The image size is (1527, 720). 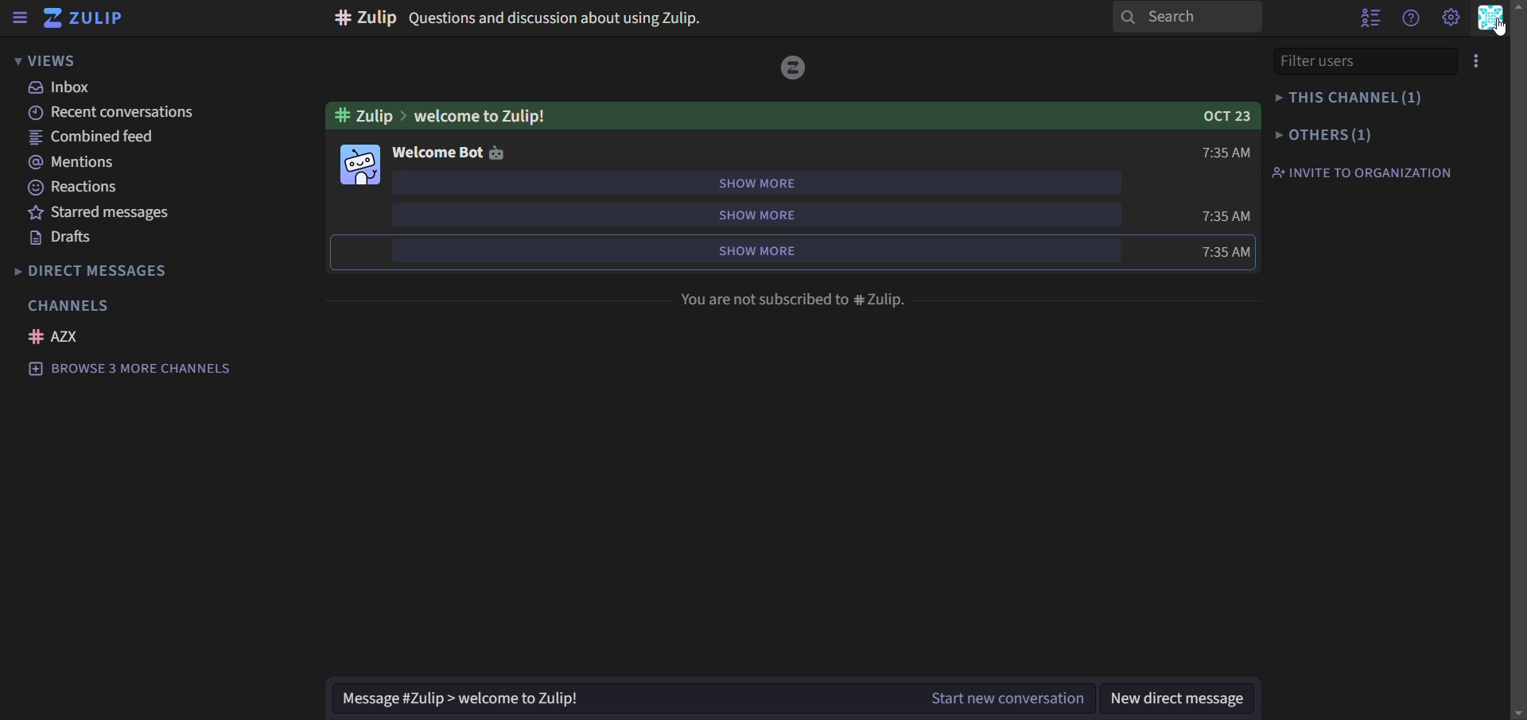 What do you see at coordinates (65, 239) in the screenshot?
I see `drafts` at bounding box center [65, 239].